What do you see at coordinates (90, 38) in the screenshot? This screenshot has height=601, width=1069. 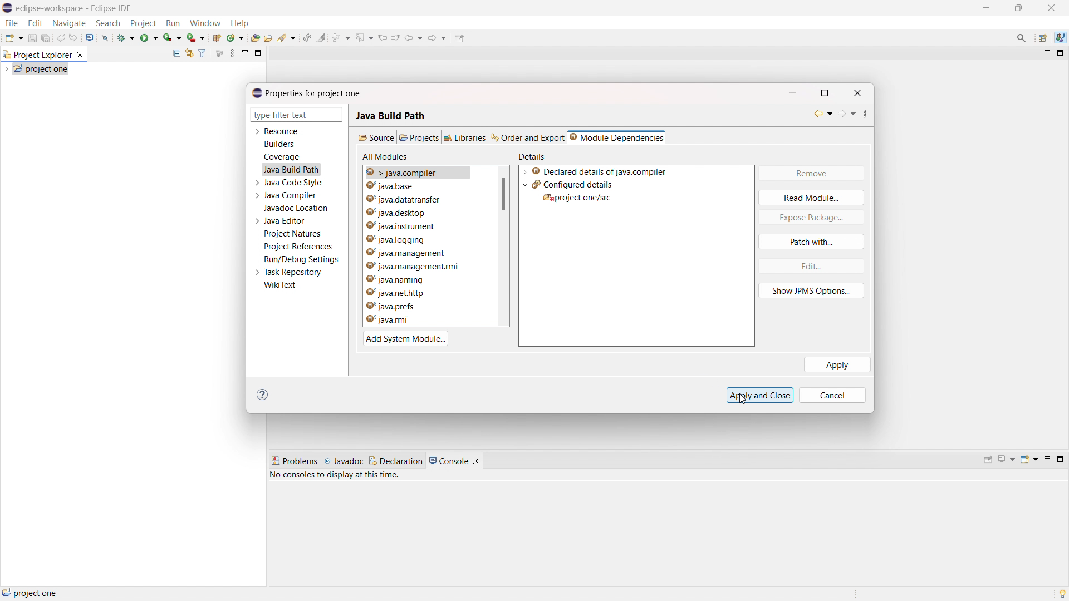 I see `open console` at bounding box center [90, 38].